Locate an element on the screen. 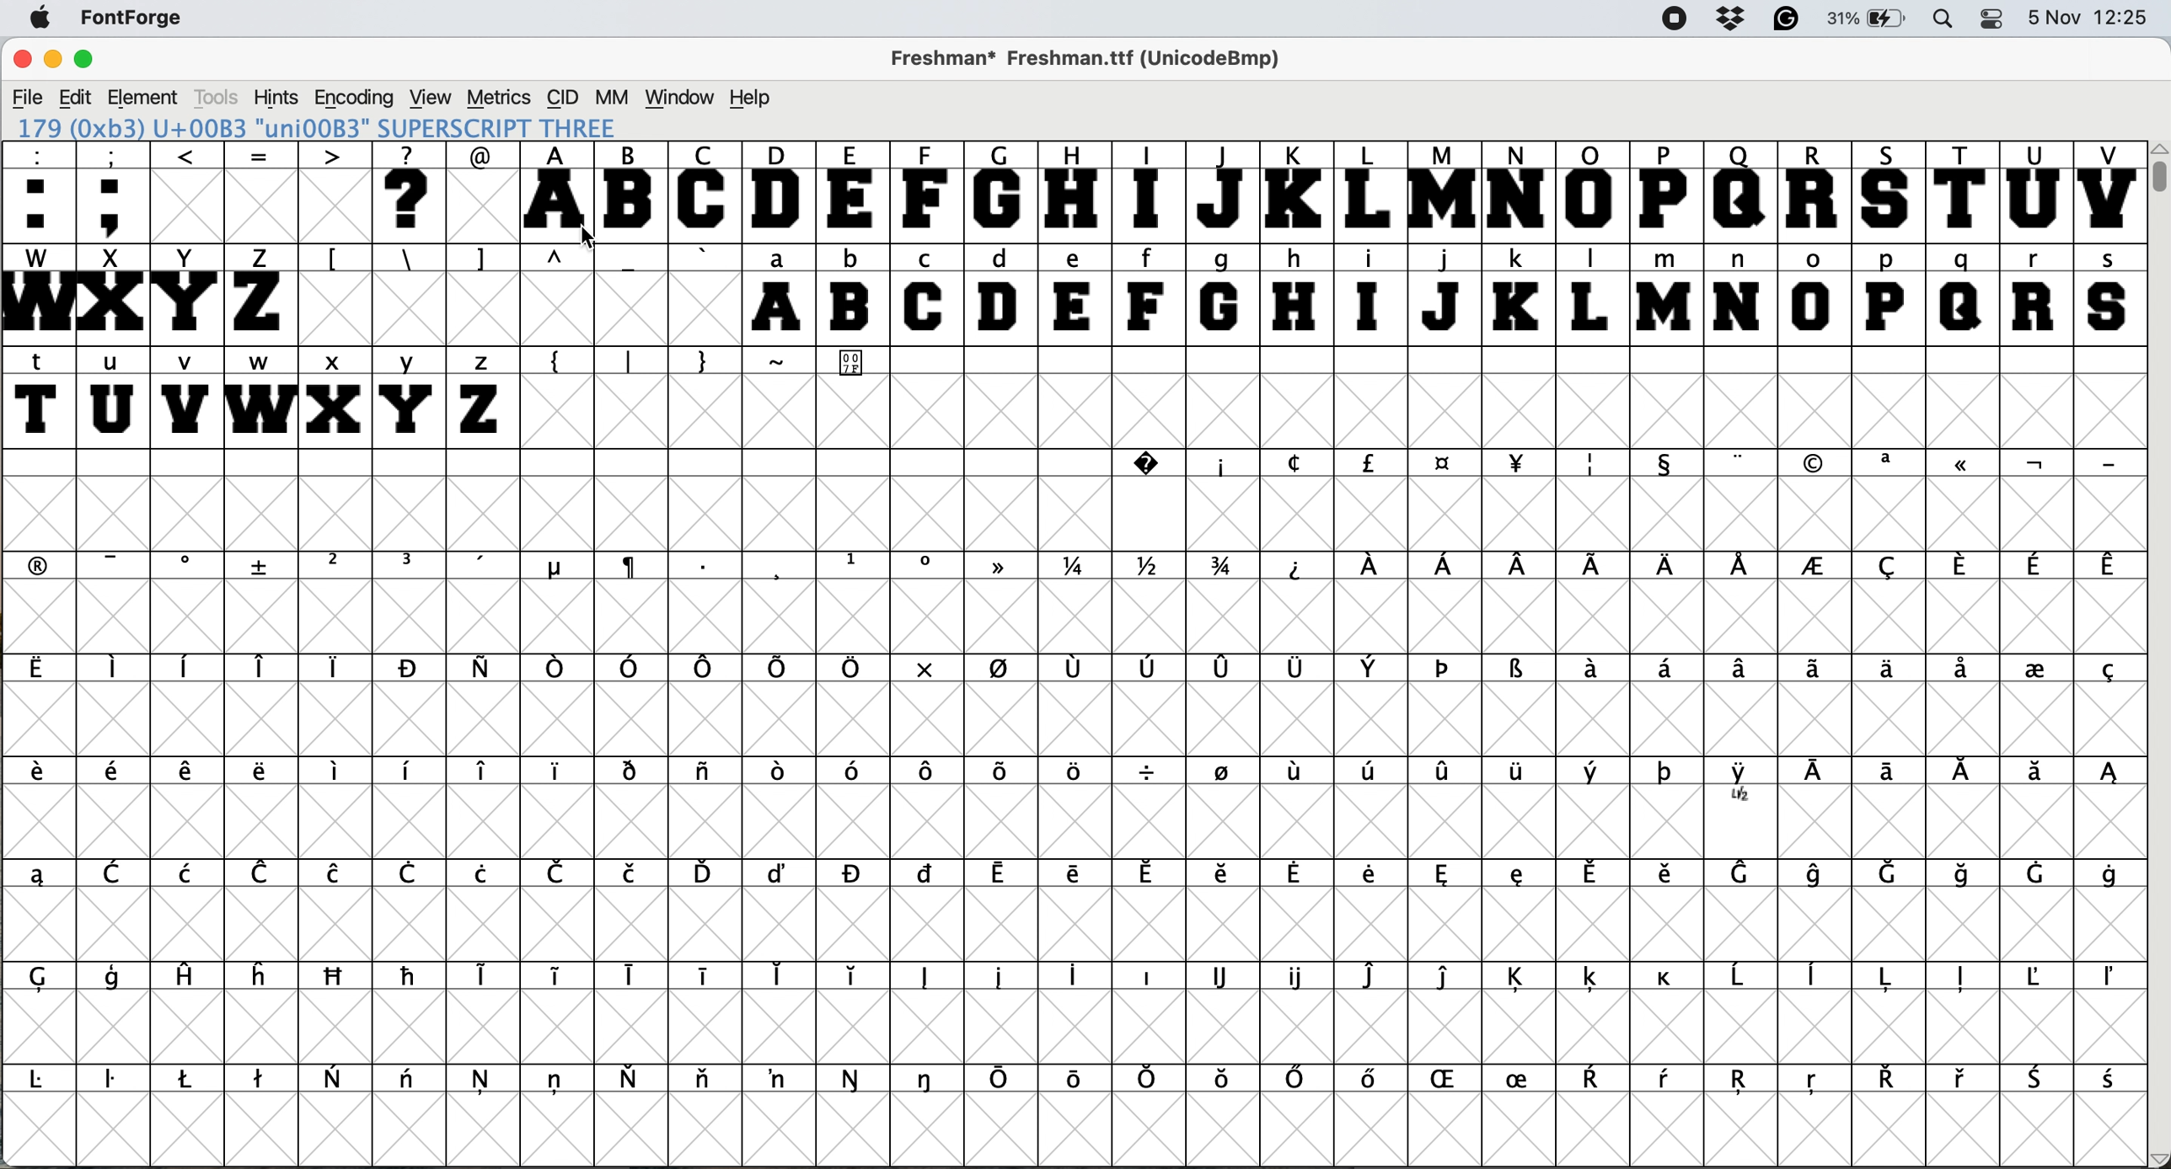  symbol is located at coordinates (1890, 463).